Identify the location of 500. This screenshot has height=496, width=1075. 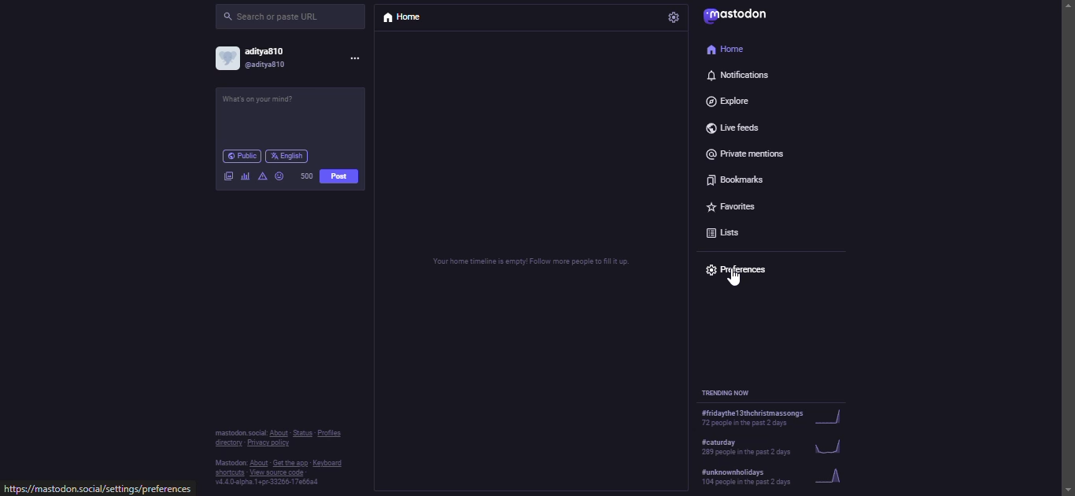
(306, 174).